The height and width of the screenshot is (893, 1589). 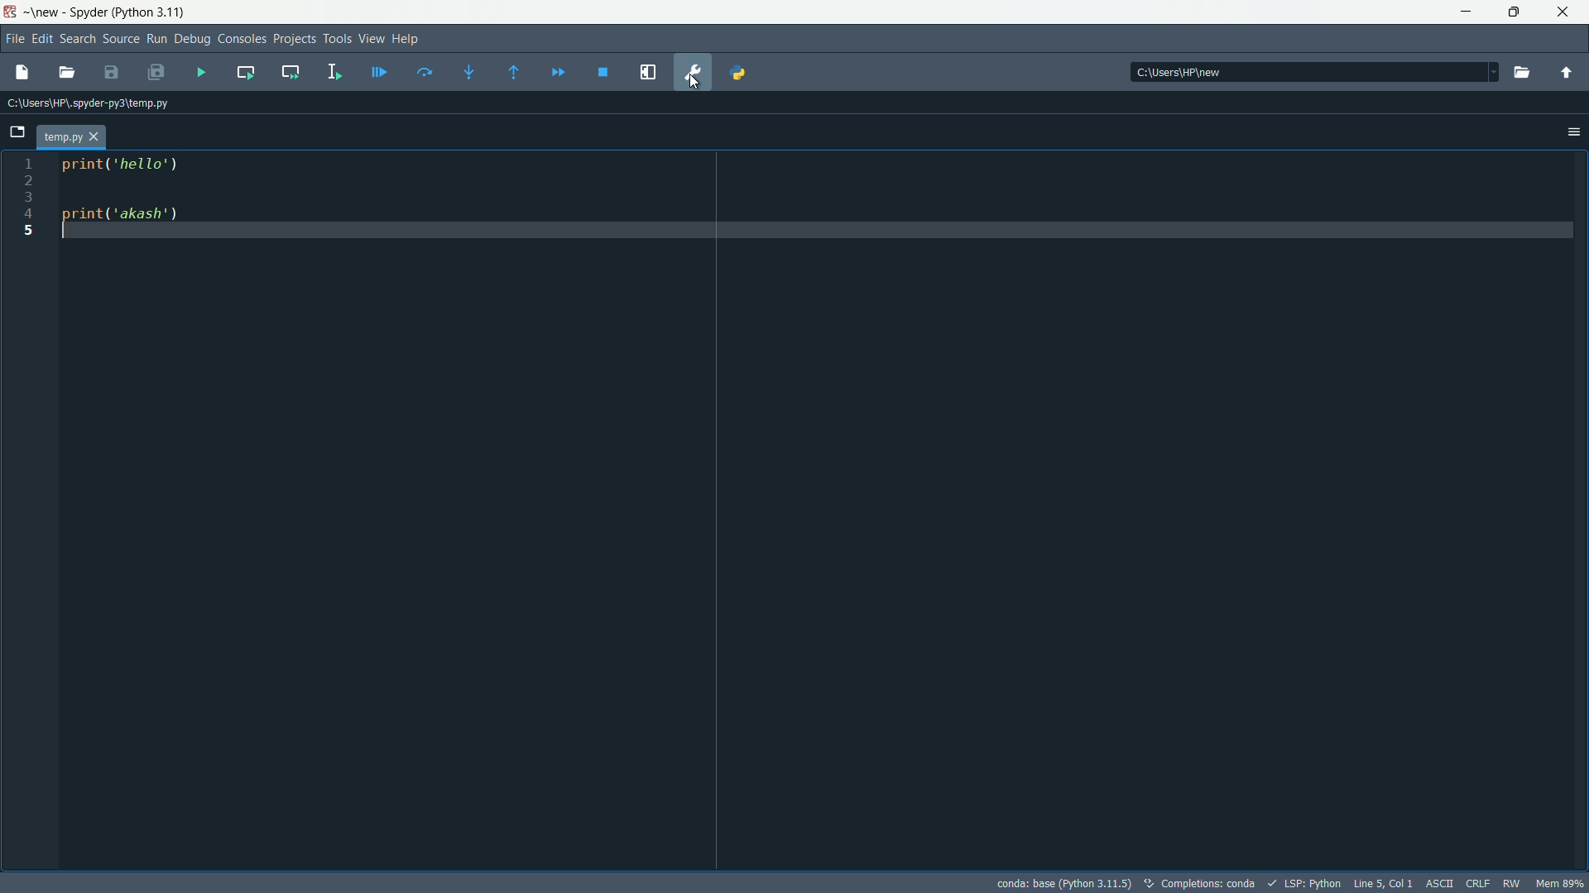 I want to click on file menu, so click(x=17, y=40).